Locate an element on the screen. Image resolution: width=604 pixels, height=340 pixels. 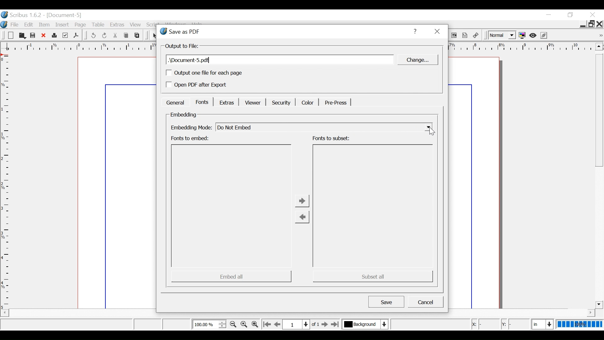
horizontal bar is located at coordinates (582, 313).